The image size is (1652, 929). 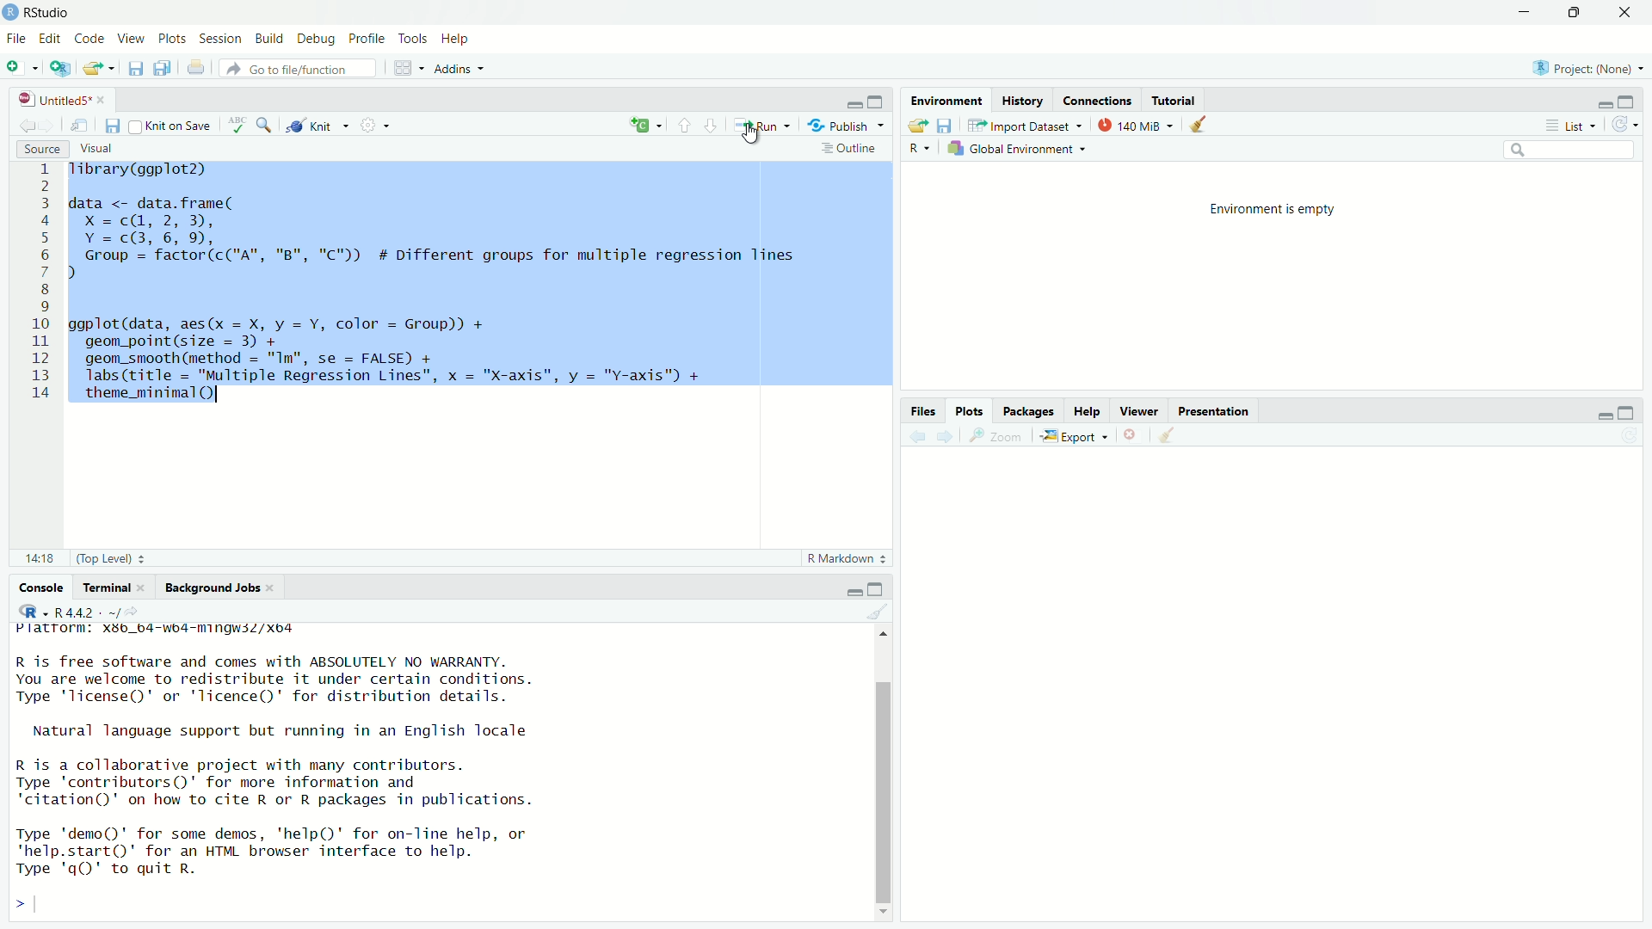 What do you see at coordinates (918, 125) in the screenshot?
I see `export` at bounding box center [918, 125].